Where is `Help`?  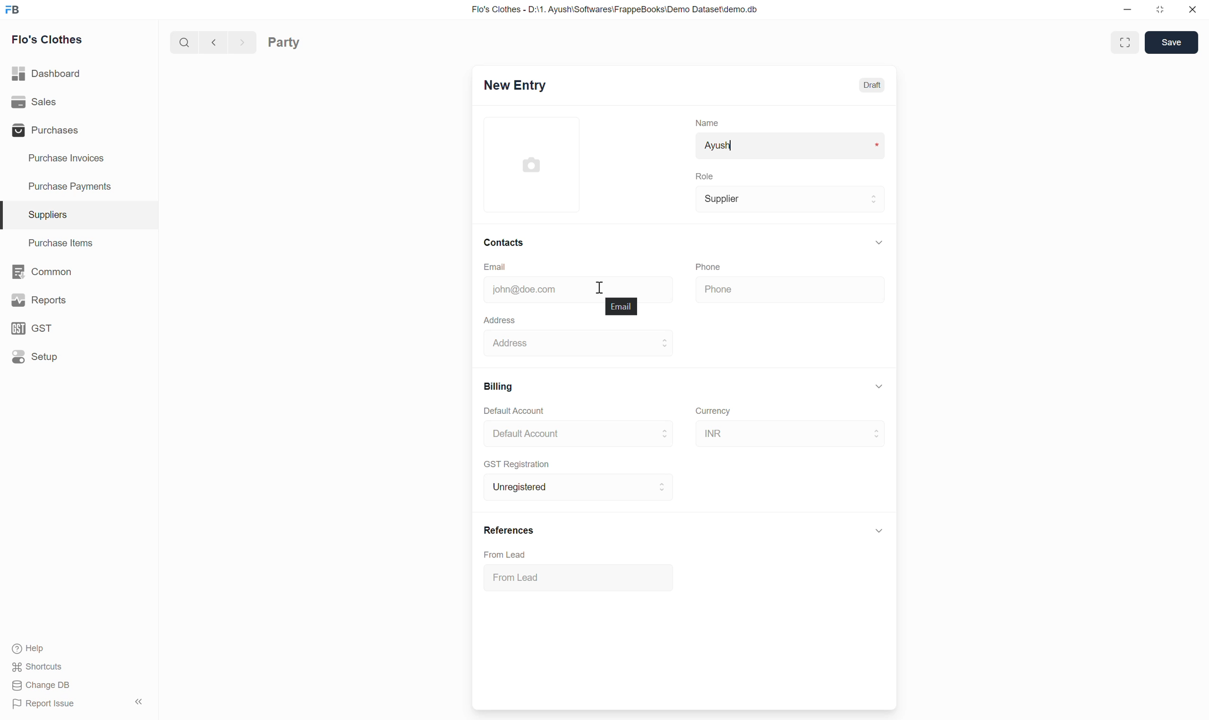
Help is located at coordinates (38, 649).